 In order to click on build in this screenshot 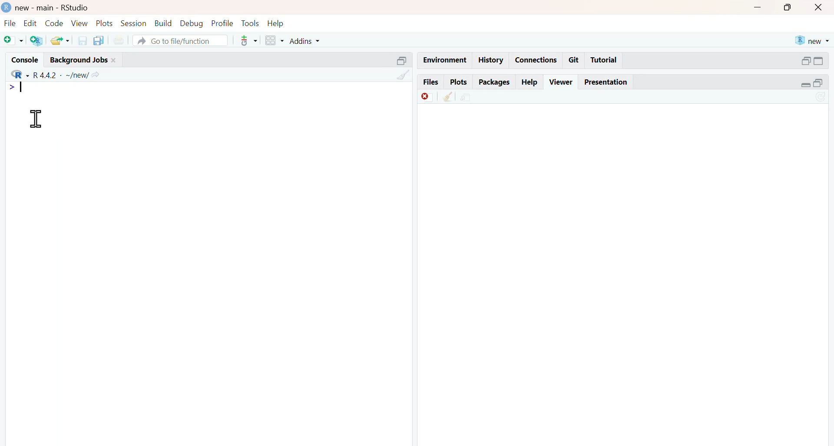, I will do `click(164, 23)`.